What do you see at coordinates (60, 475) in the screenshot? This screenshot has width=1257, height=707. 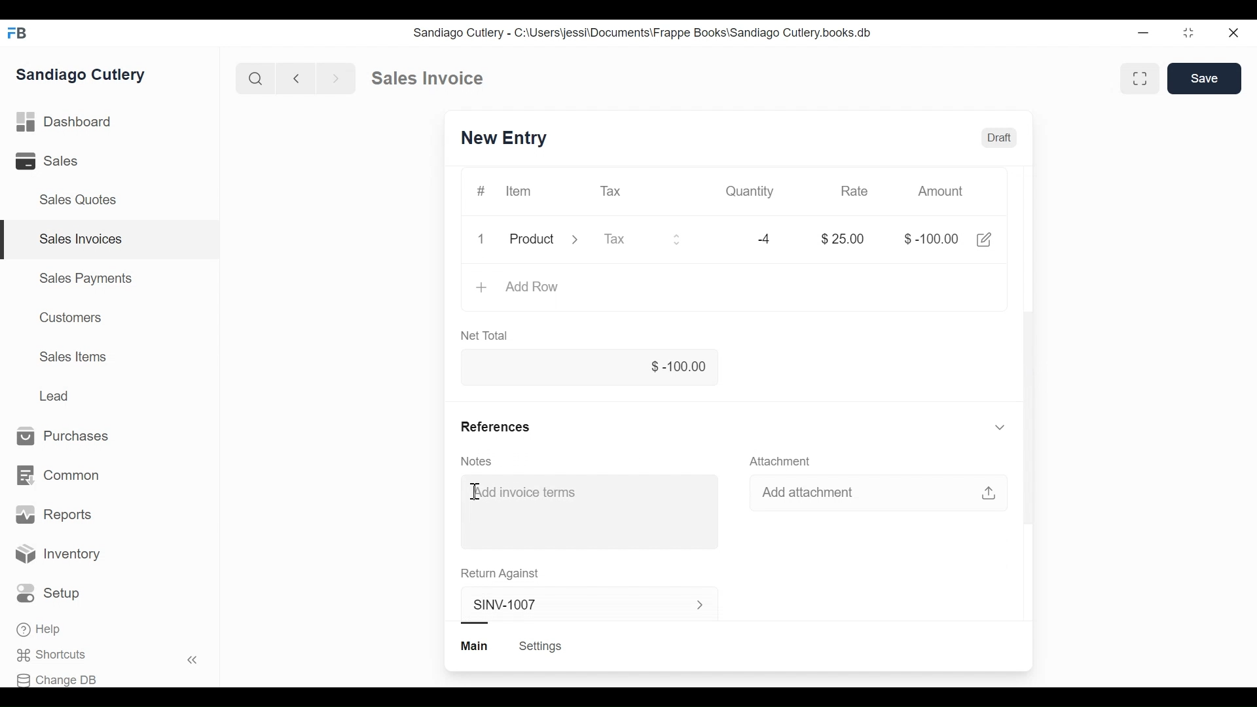 I see ` Common` at bounding box center [60, 475].